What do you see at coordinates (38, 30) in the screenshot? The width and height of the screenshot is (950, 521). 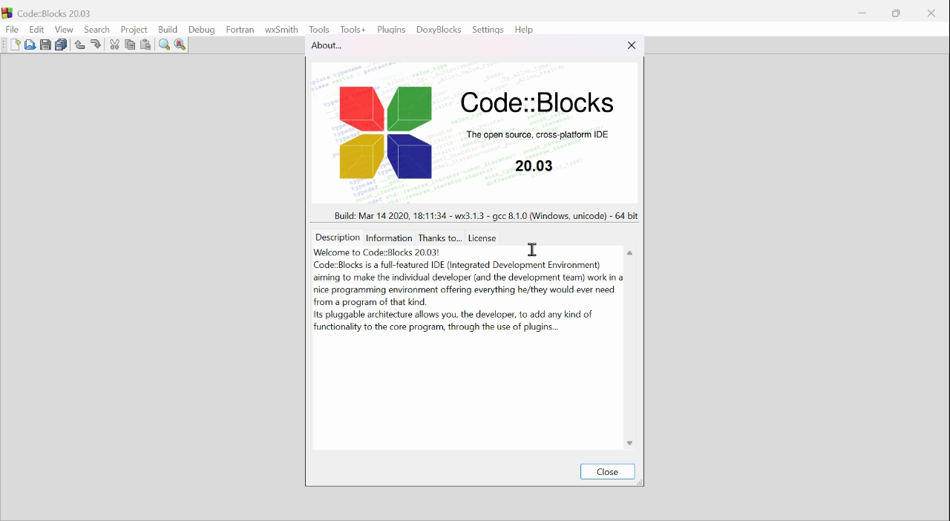 I see `edit` at bounding box center [38, 30].